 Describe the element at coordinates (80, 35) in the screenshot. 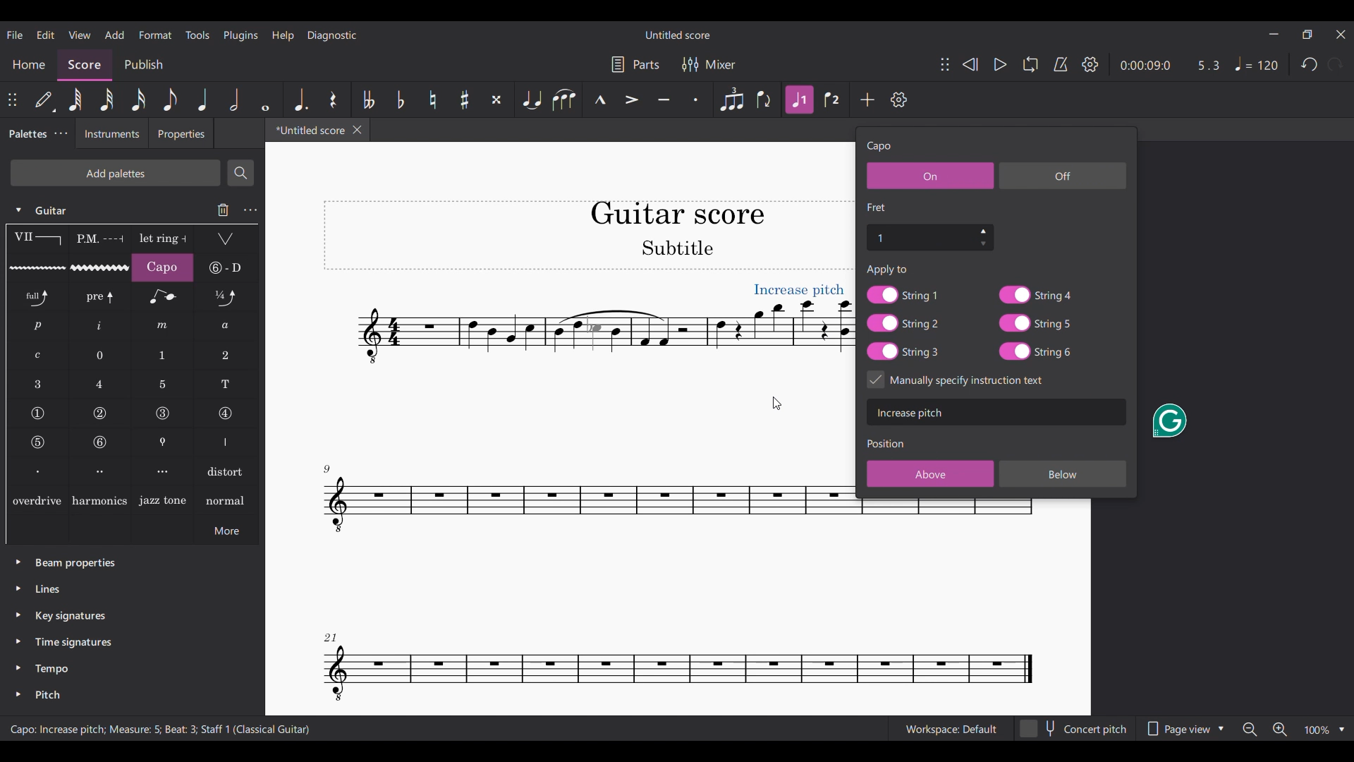

I see `View menu` at that location.